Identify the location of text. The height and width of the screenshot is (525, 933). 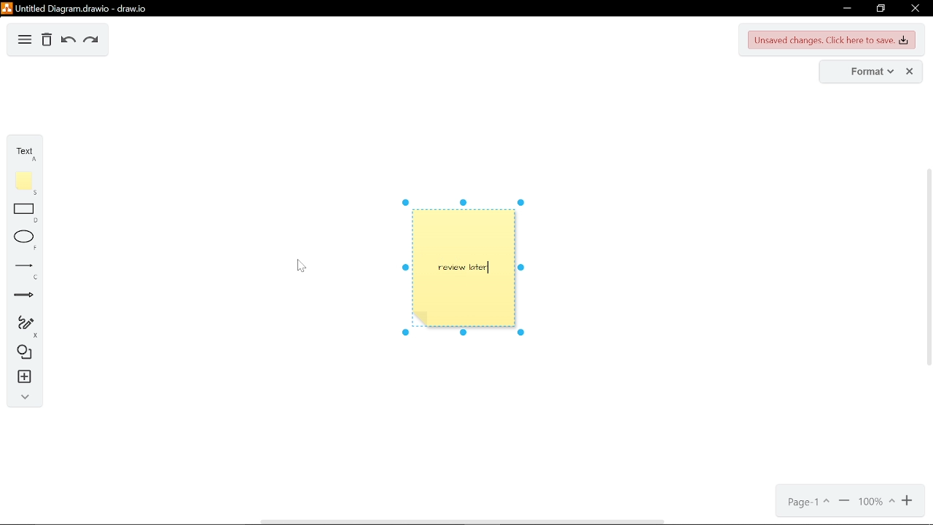
(24, 153).